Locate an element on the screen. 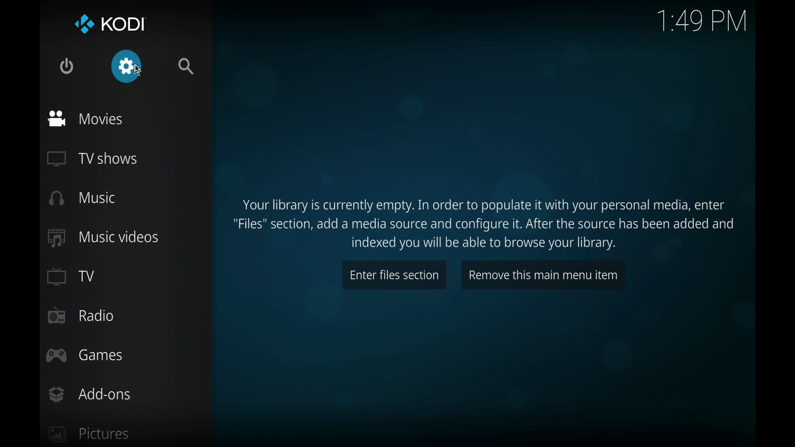  enter files section is located at coordinates (394, 275).